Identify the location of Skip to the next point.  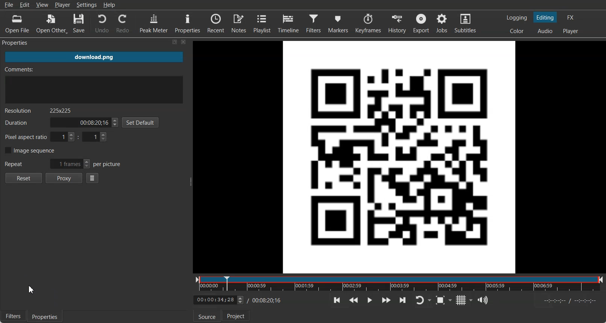
(402, 300).